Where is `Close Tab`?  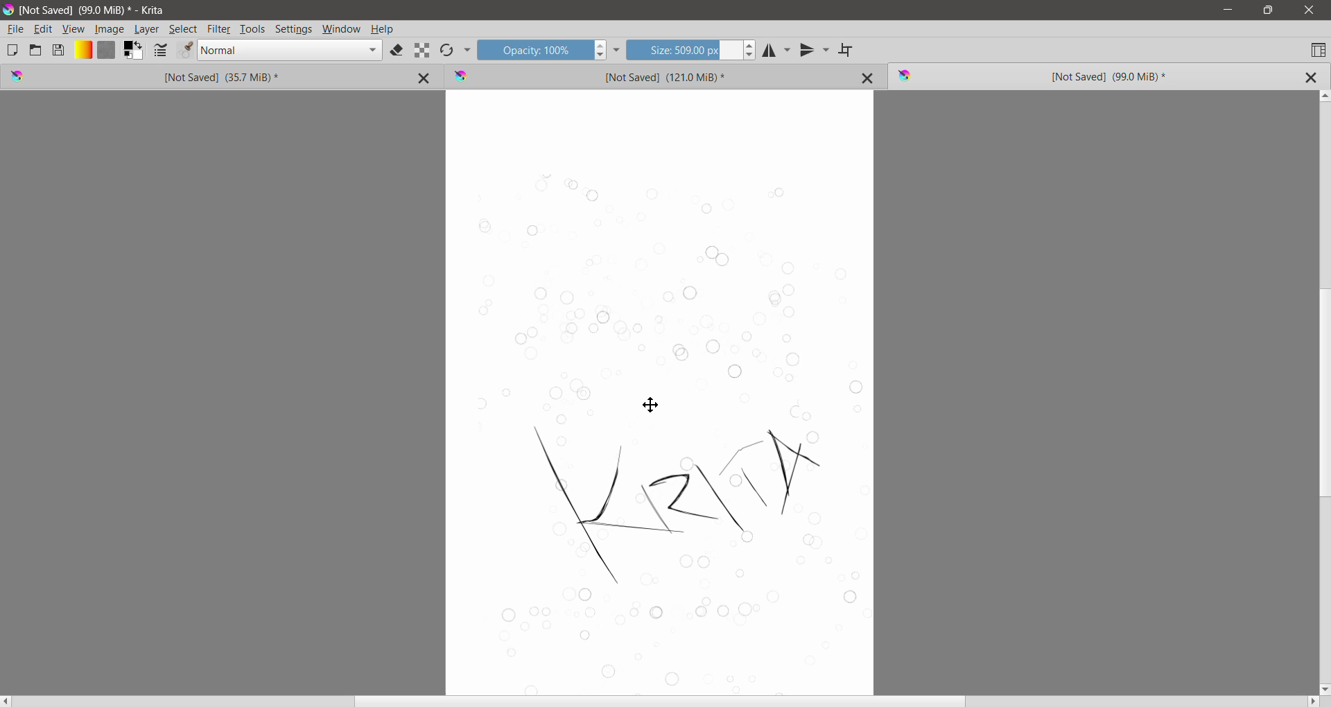
Close Tab is located at coordinates (1310, 78).